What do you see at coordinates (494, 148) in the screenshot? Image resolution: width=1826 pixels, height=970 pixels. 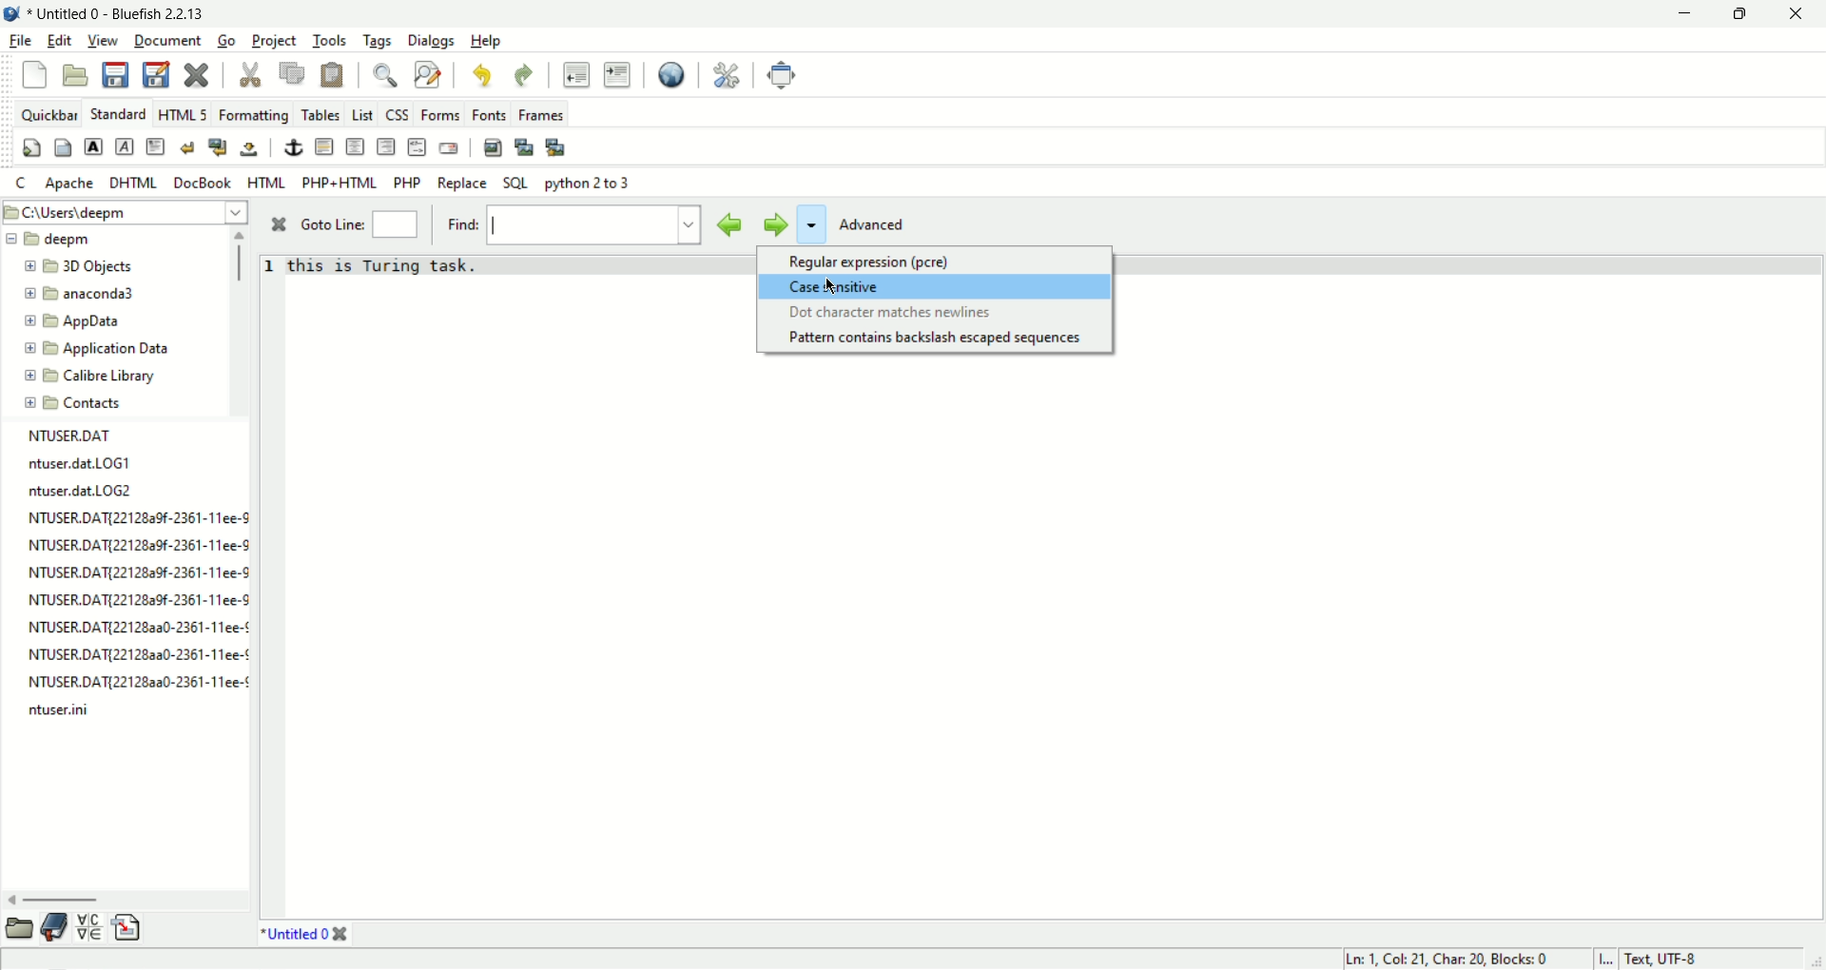 I see `insert image` at bounding box center [494, 148].